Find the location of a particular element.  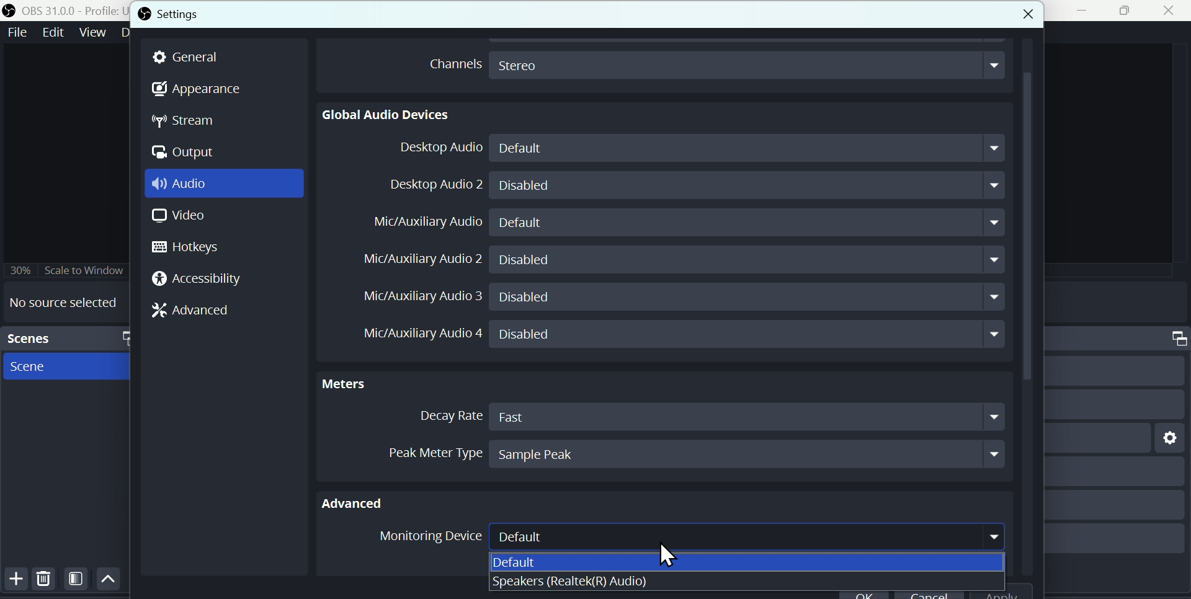

File is located at coordinates (17, 32).